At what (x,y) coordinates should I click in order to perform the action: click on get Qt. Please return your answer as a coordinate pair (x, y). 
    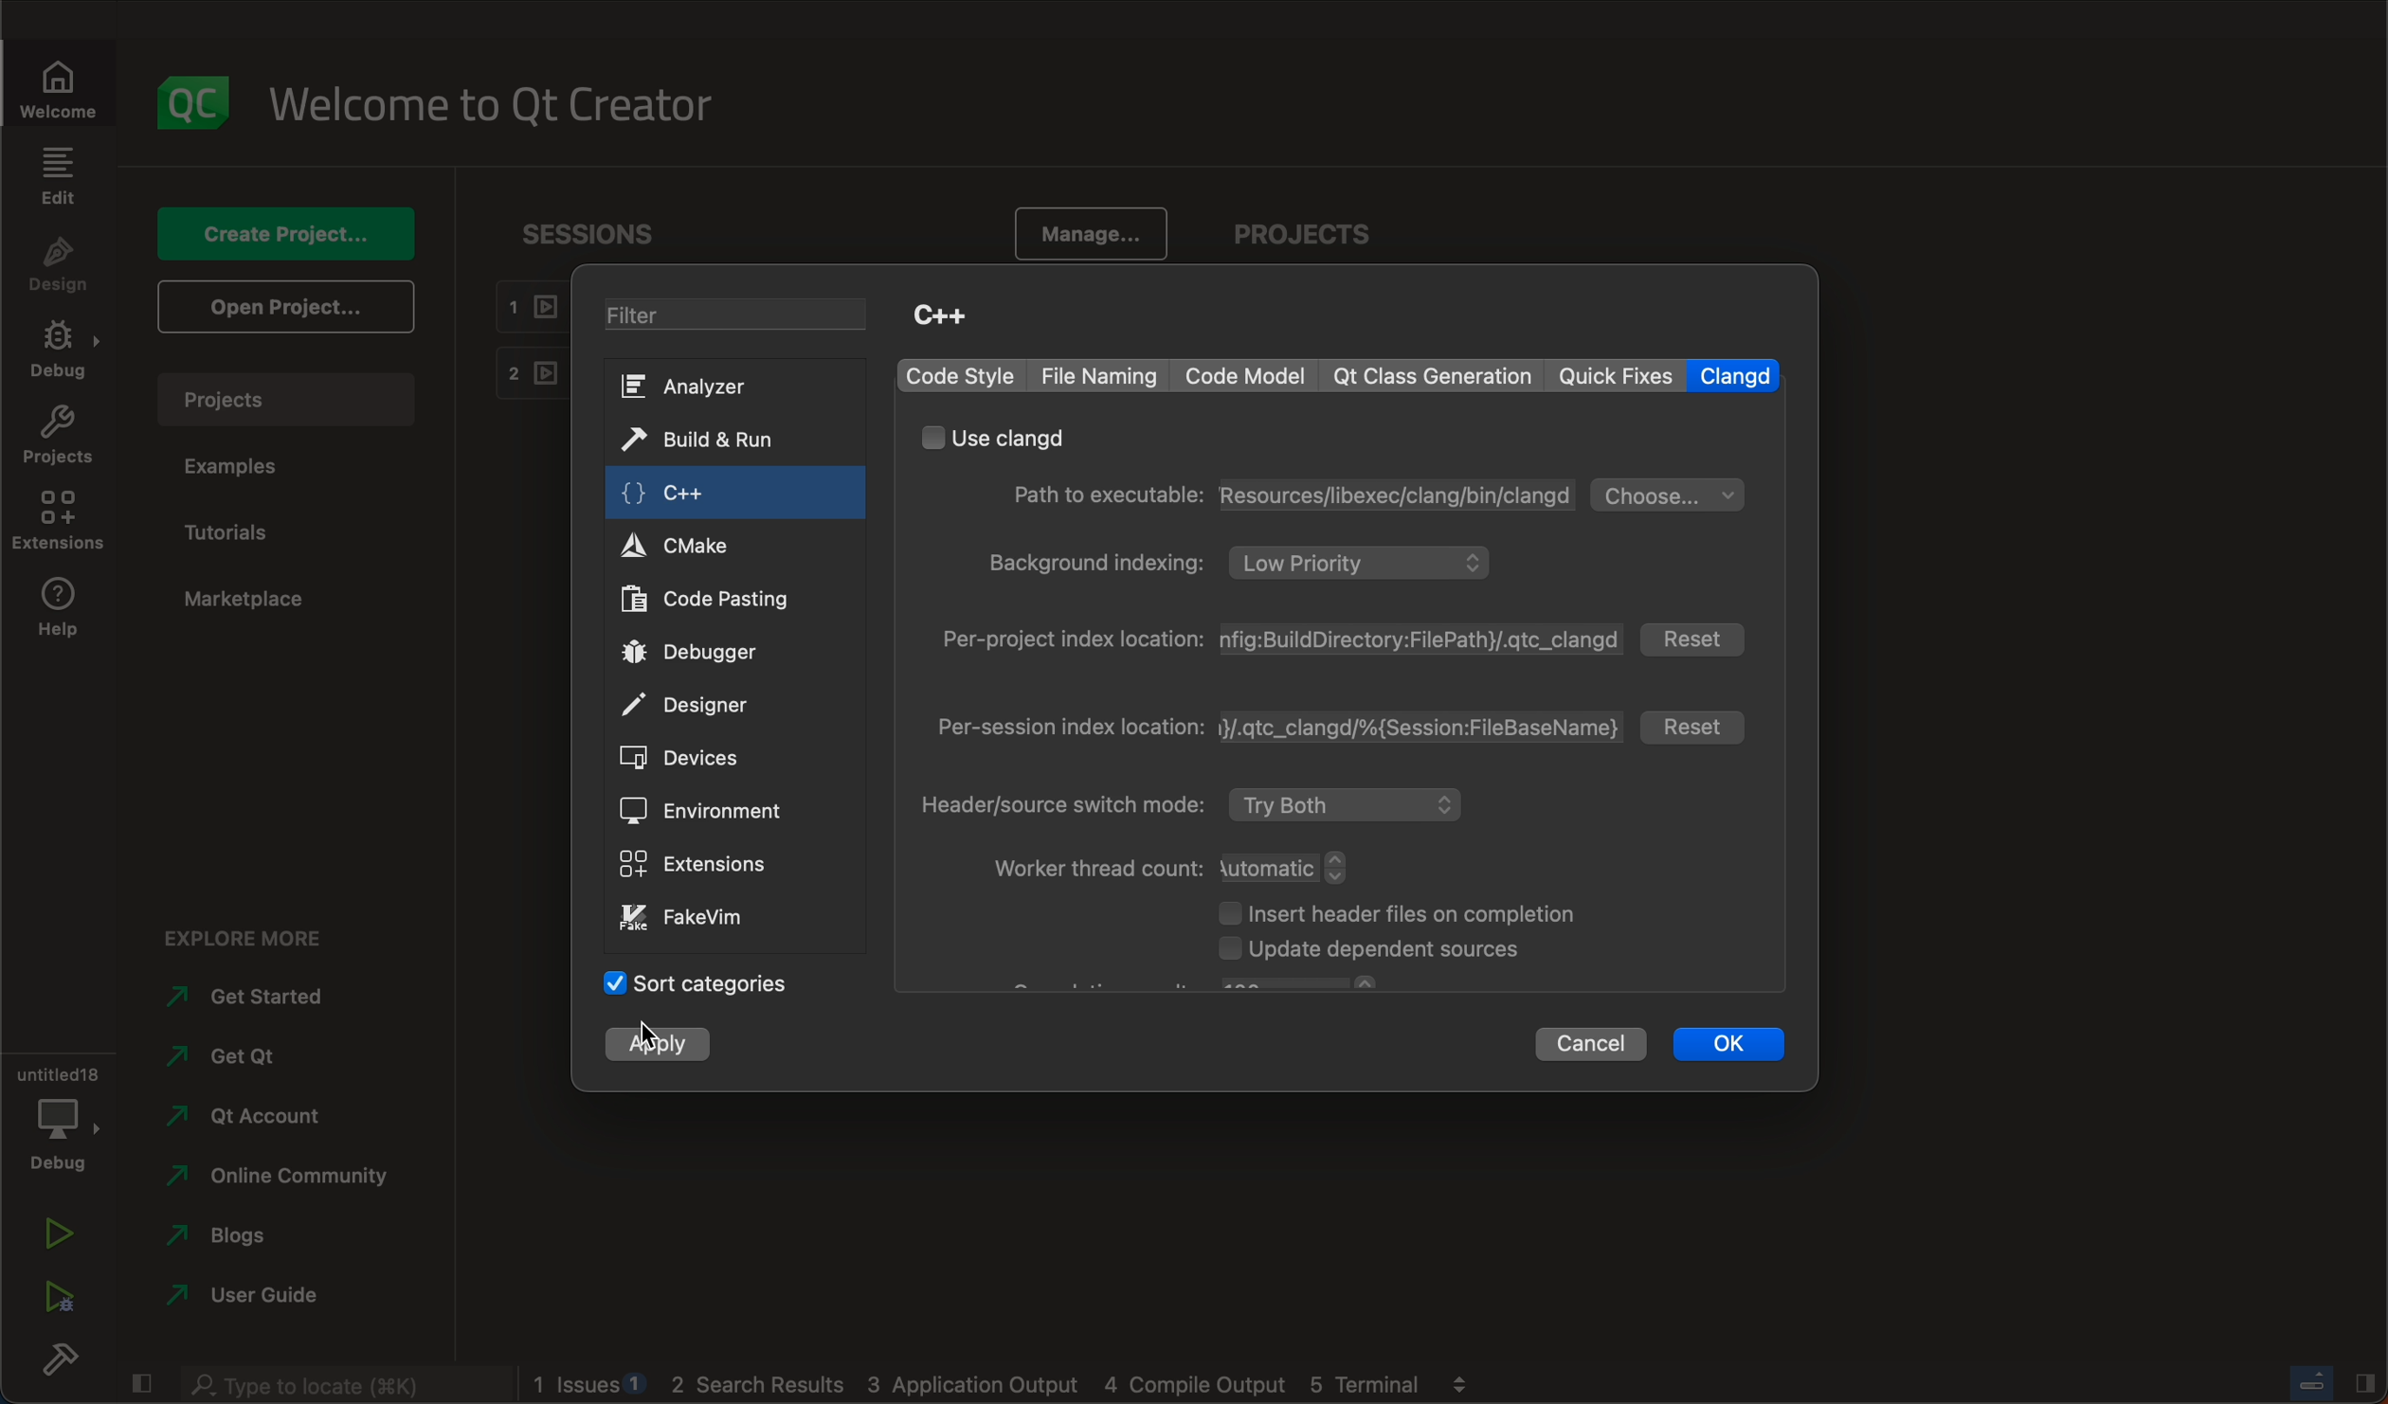
    Looking at the image, I should click on (233, 1058).